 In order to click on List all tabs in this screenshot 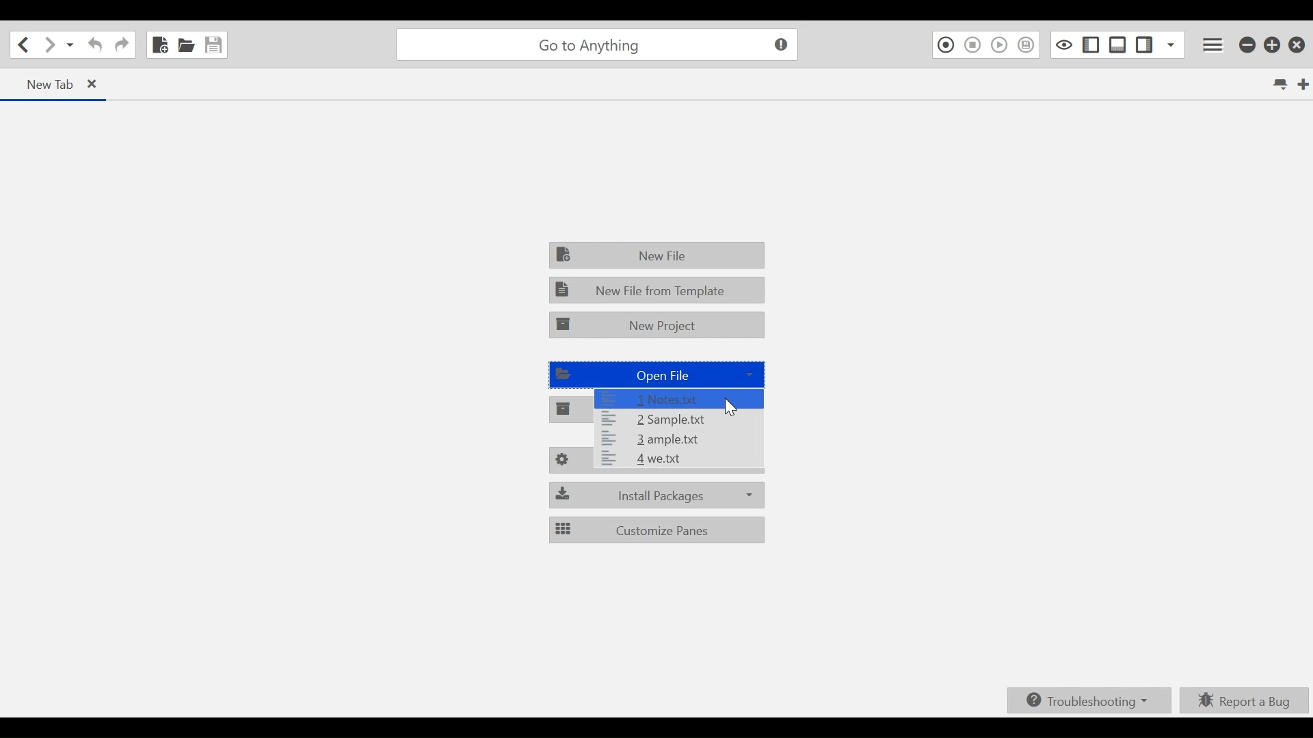, I will do `click(1279, 83)`.